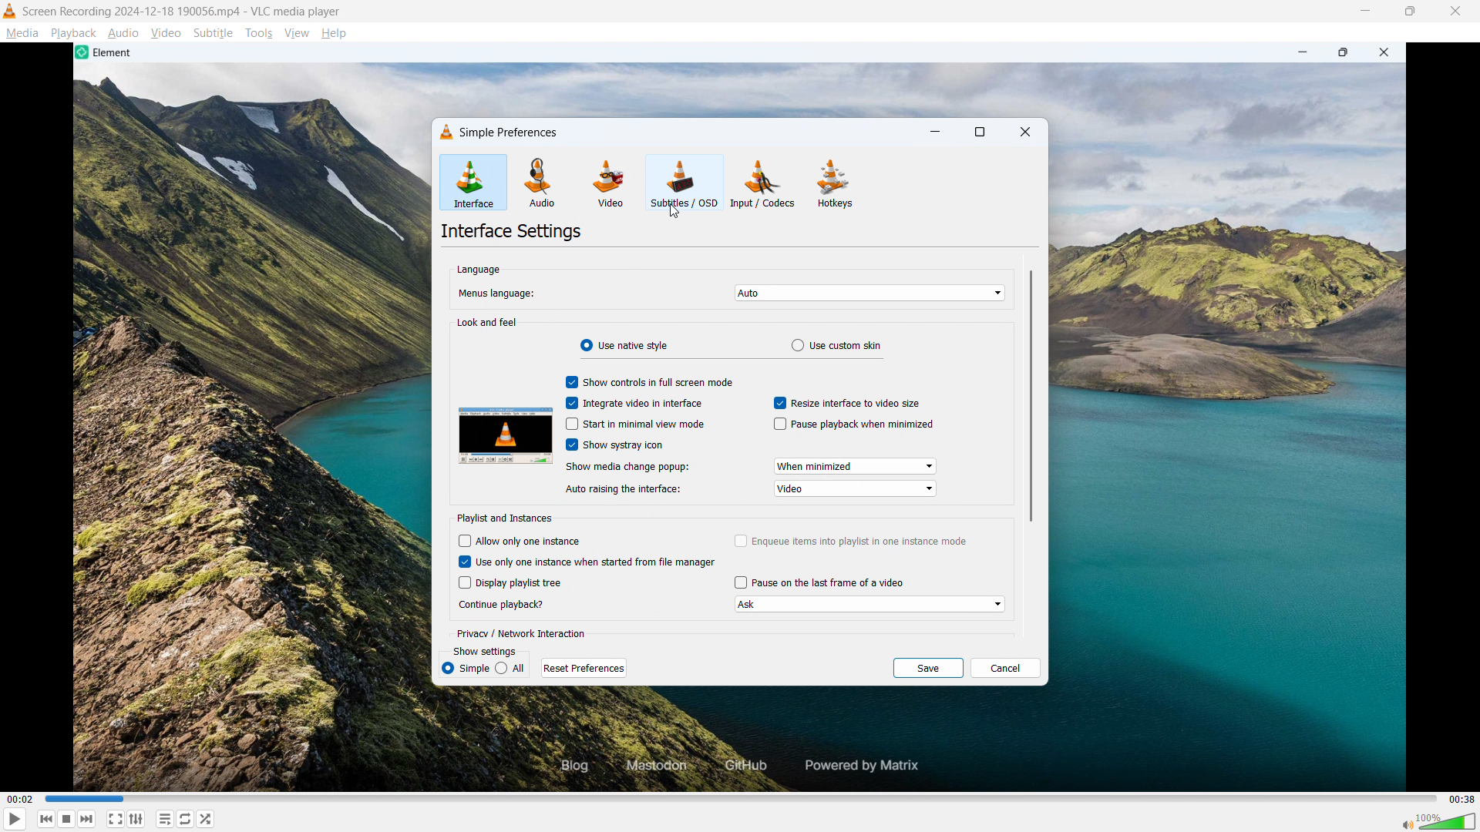 This screenshot has height=832, width=1480. What do you see at coordinates (462, 583) in the screenshot?
I see `checkbox` at bounding box center [462, 583].